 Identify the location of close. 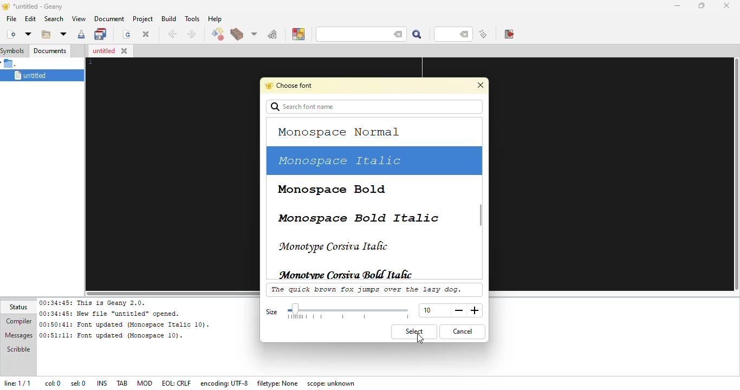
(146, 35).